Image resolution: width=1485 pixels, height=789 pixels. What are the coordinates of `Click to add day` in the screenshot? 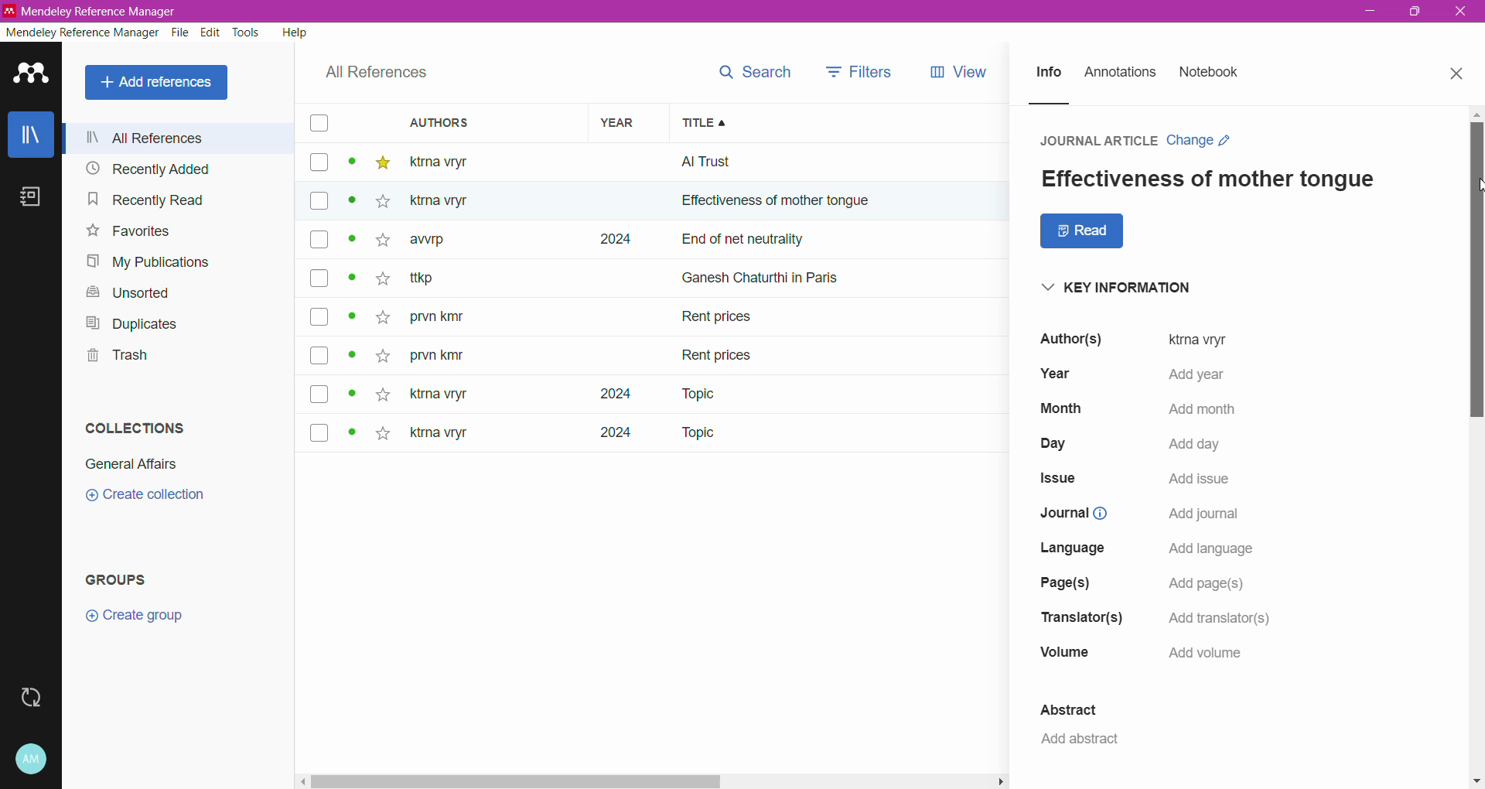 It's located at (1195, 443).